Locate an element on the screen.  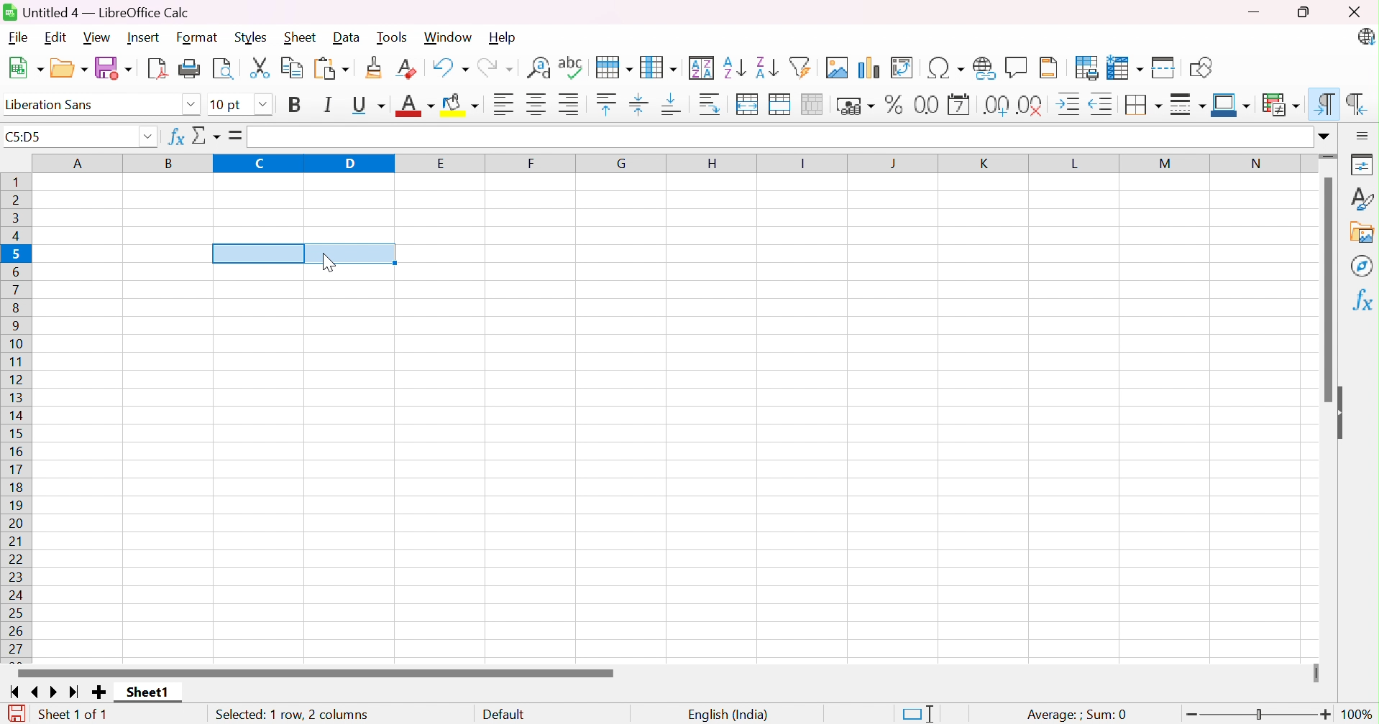
Styles is located at coordinates (251, 38).